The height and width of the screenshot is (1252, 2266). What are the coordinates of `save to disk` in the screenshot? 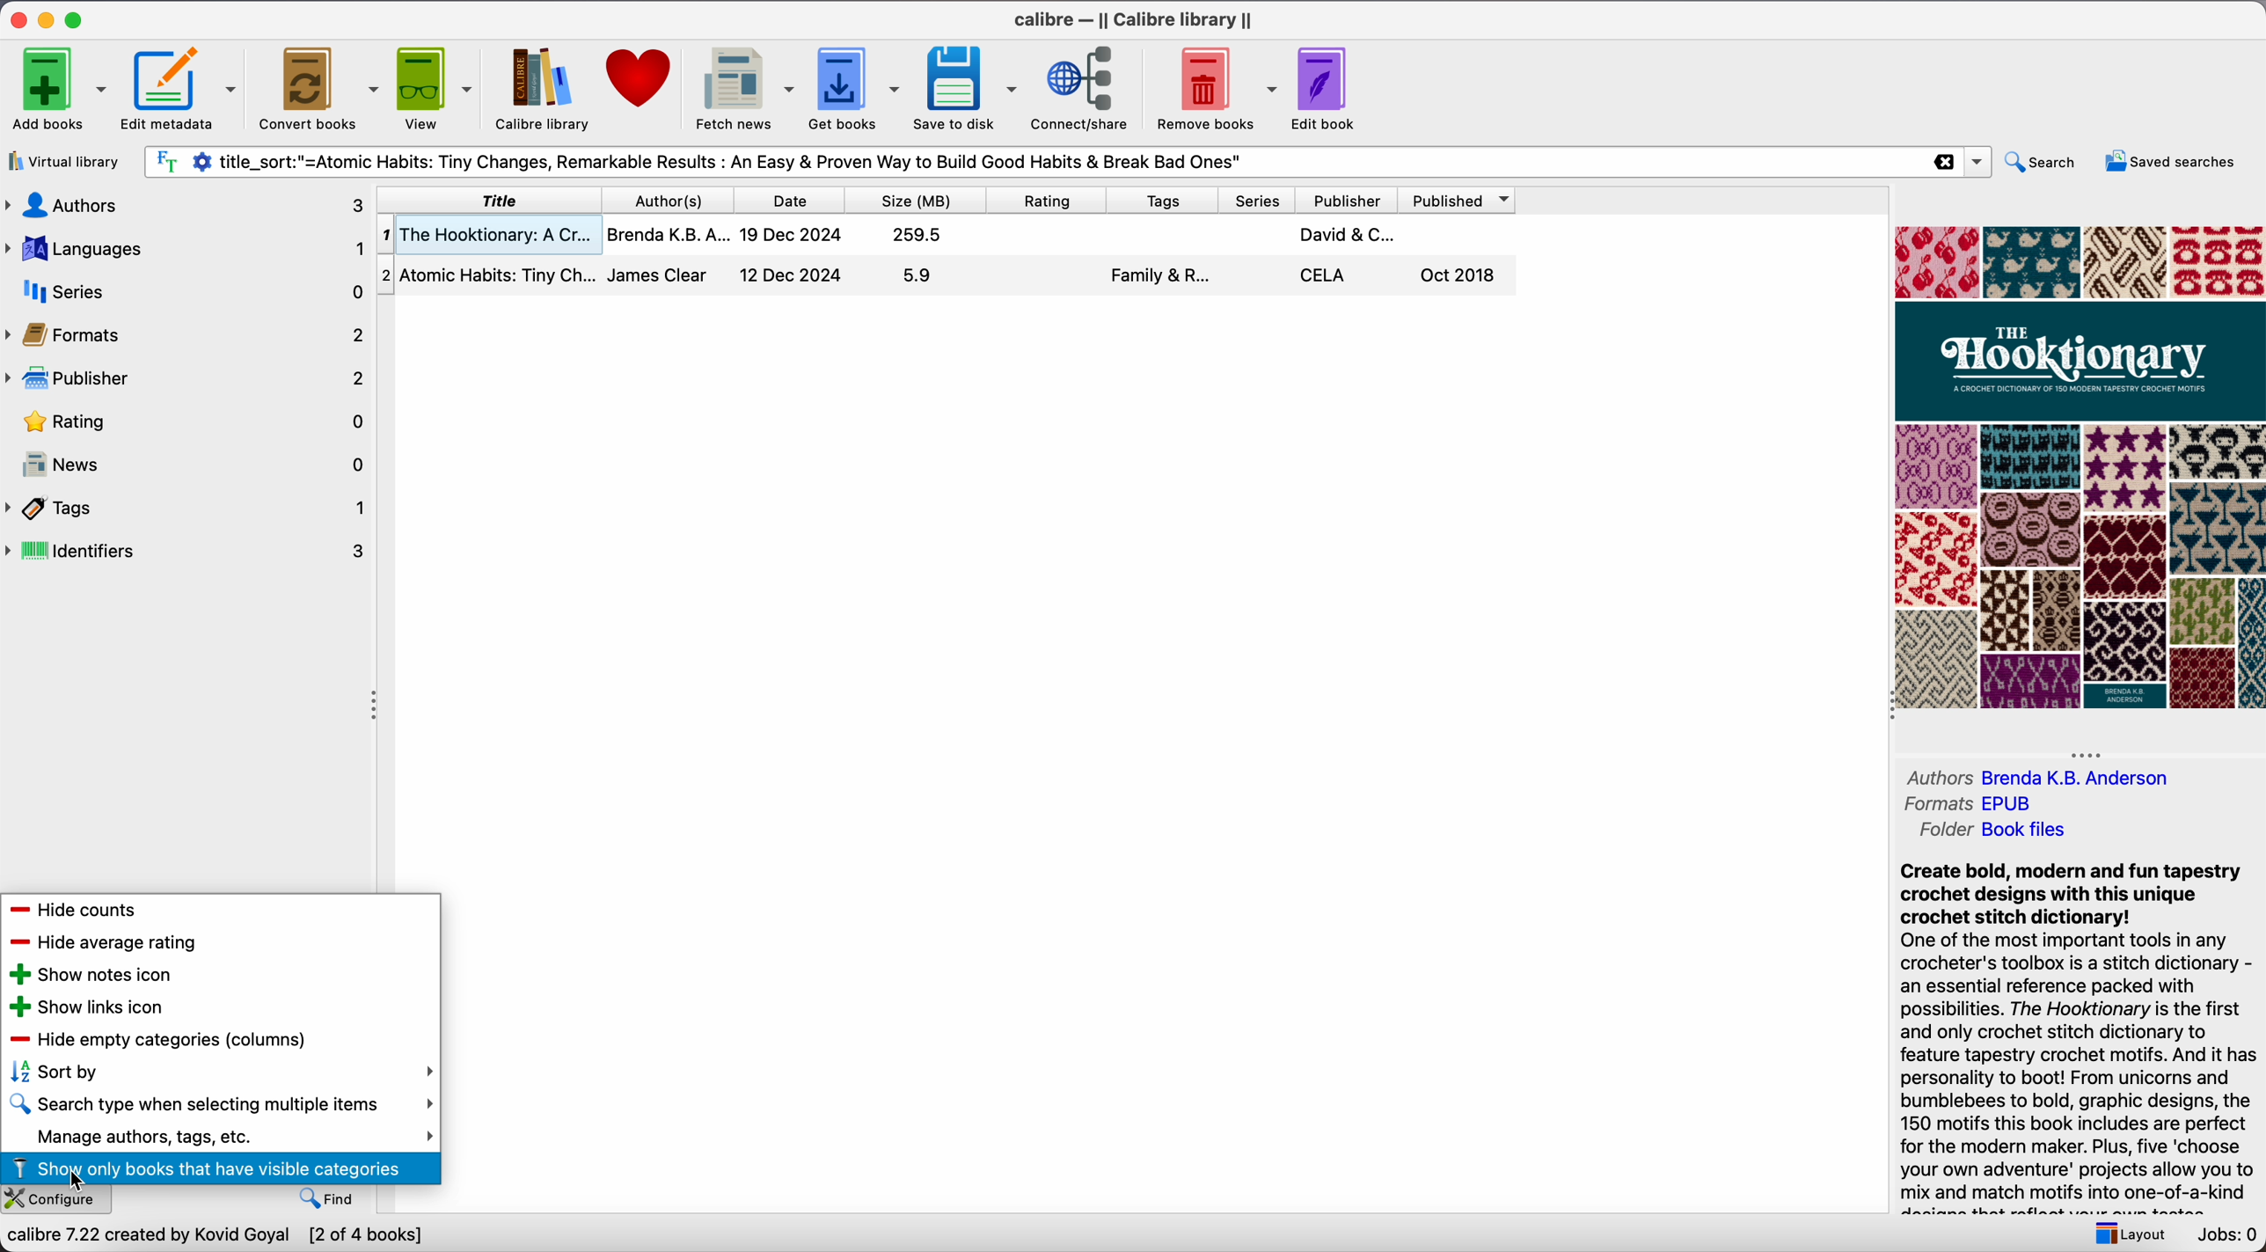 It's located at (970, 86).